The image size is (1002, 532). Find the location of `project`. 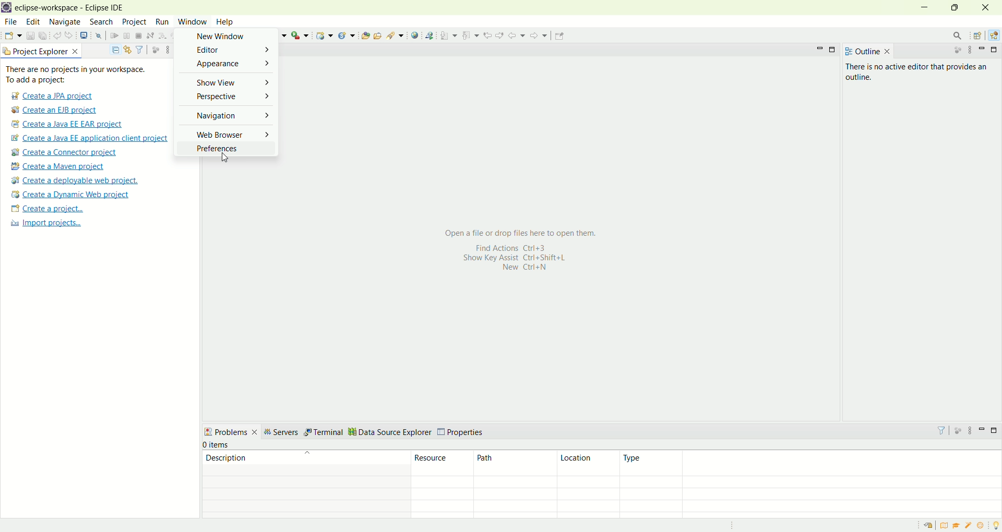

project is located at coordinates (134, 22).